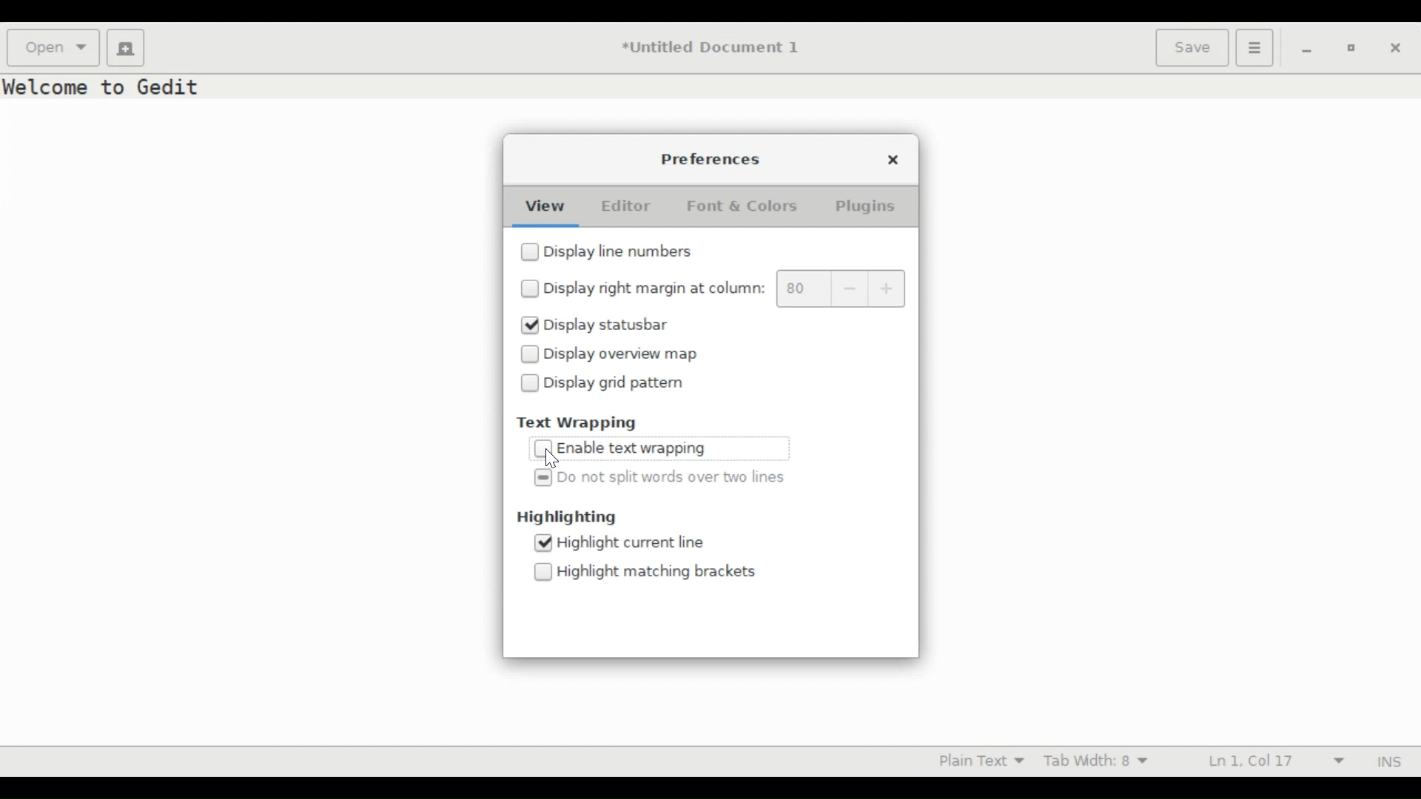 Image resolution: width=1421 pixels, height=799 pixels. Describe the element at coordinates (553, 461) in the screenshot. I see `cursor` at that location.